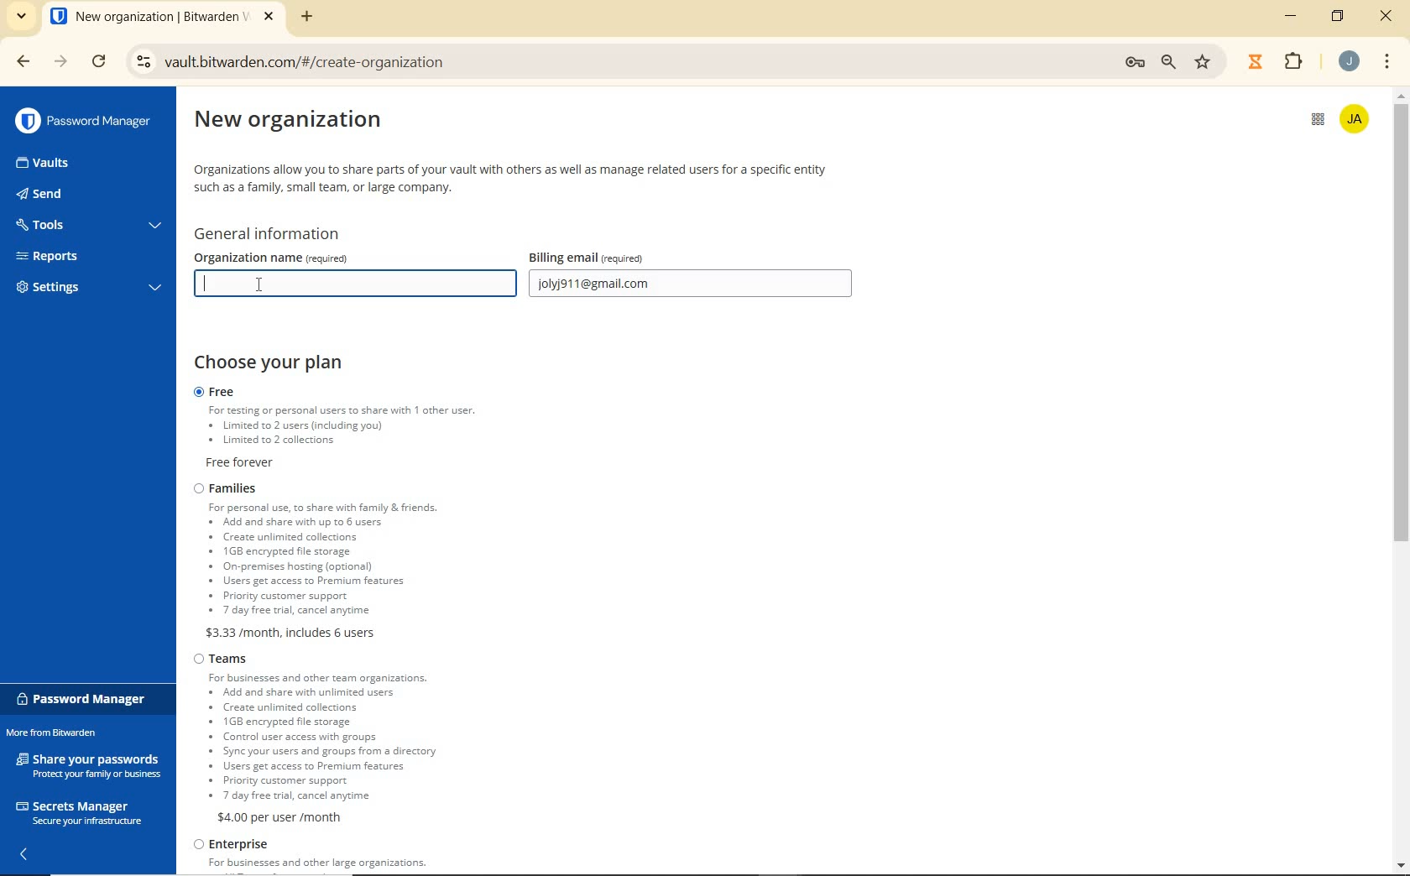  Describe the element at coordinates (1311, 126) in the screenshot. I see `admin console` at that location.